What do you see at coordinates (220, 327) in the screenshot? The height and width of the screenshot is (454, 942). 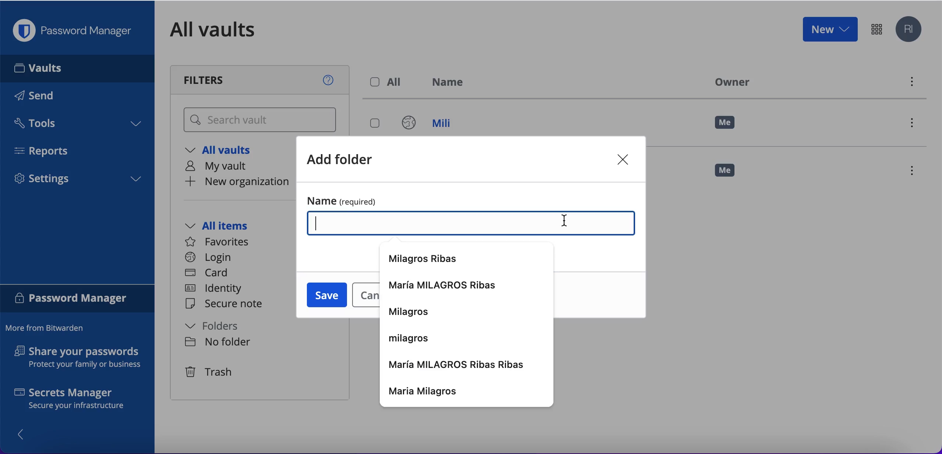 I see `folders` at bounding box center [220, 327].